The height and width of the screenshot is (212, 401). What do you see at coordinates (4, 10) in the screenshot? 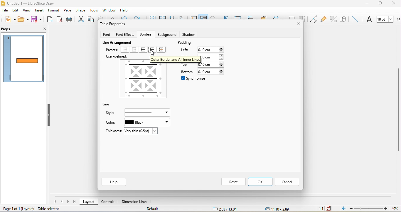
I see `file` at bounding box center [4, 10].